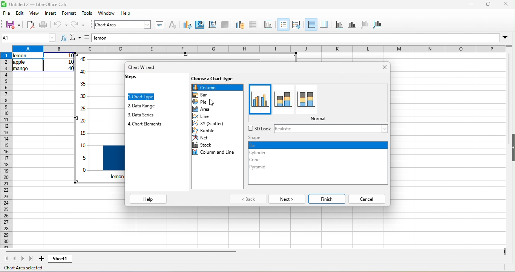  Describe the element at coordinates (259, 153) in the screenshot. I see `cylinder` at that location.